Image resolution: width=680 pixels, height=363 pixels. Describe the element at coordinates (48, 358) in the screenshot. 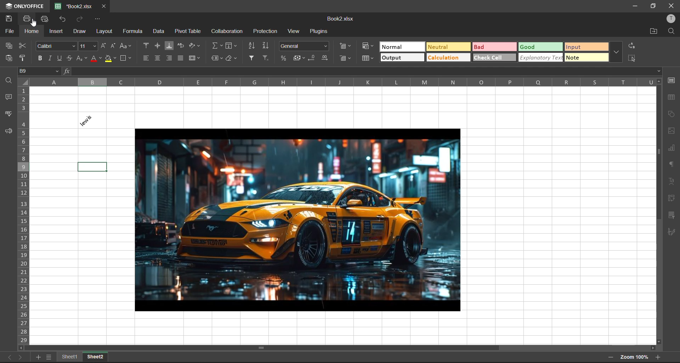

I see `add sheet` at that location.